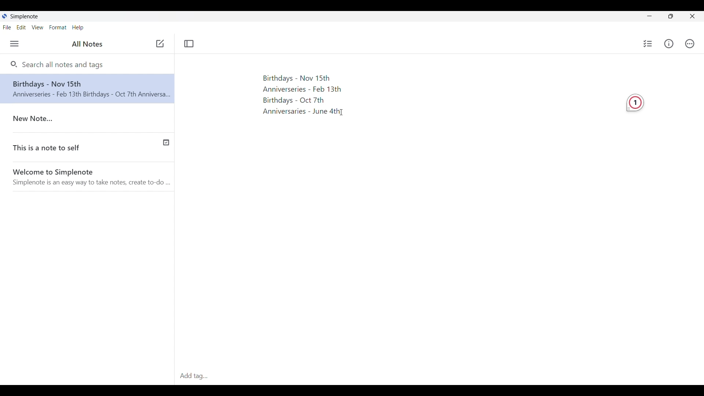 The image size is (704, 396). What do you see at coordinates (21, 27) in the screenshot?
I see `Edit menu` at bounding box center [21, 27].